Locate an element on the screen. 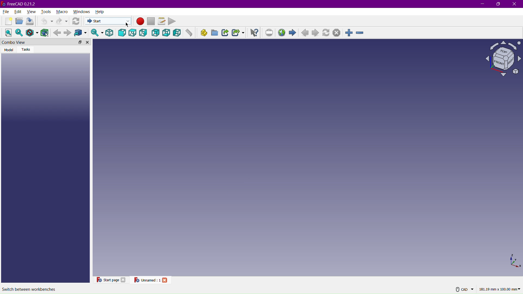 This screenshot has height=294, width=523. Change the draw style is located at coordinates (32, 32).